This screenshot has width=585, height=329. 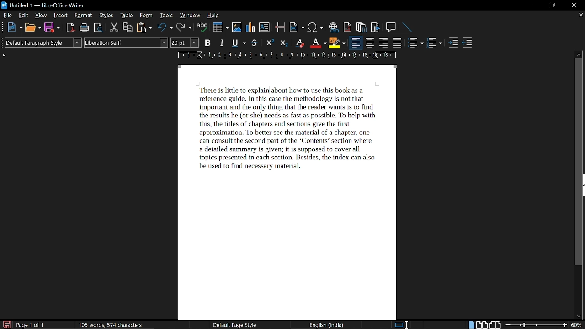 I want to click on bold, so click(x=208, y=43).